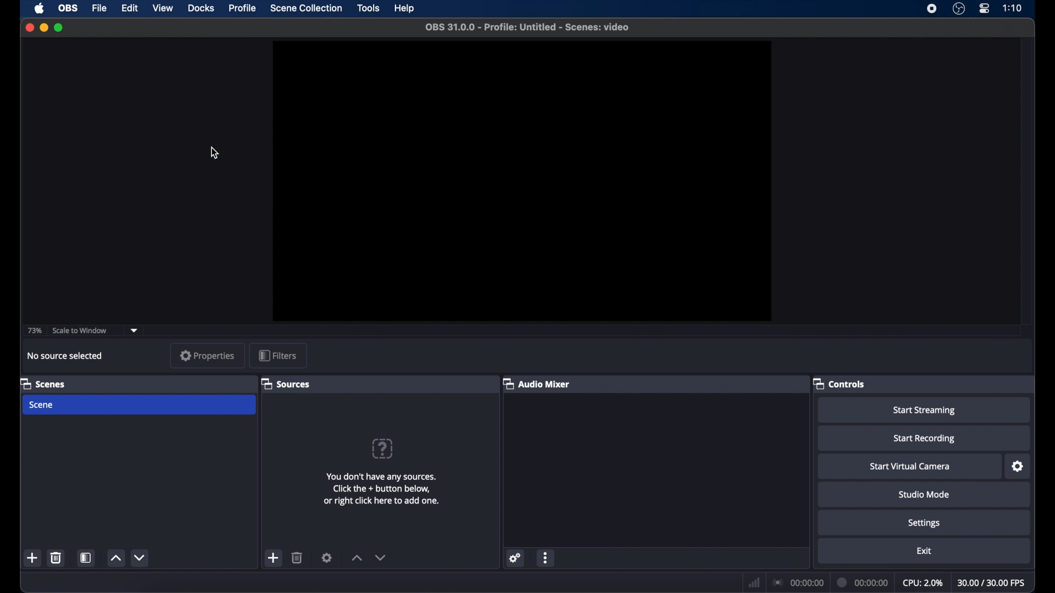  I want to click on tools, so click(369, 8).